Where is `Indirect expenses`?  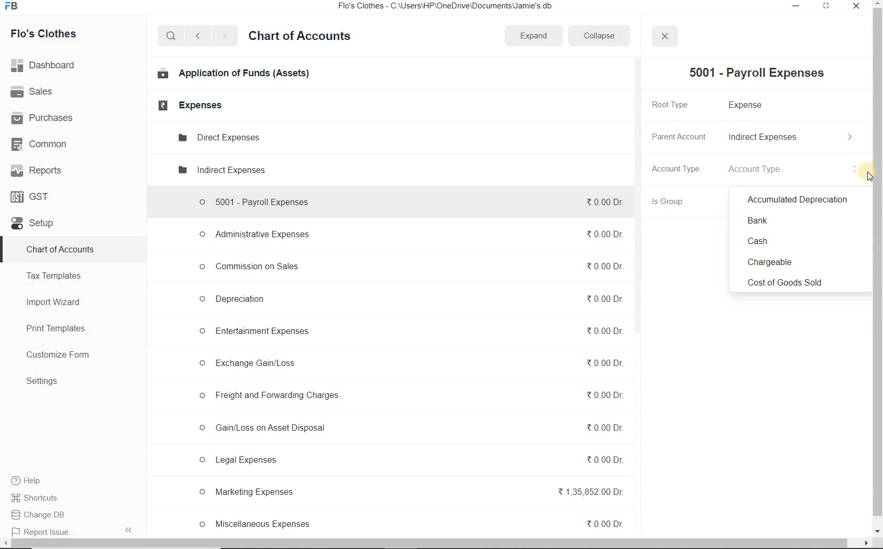 Indirect expenses is located at coordinates (220, 172).